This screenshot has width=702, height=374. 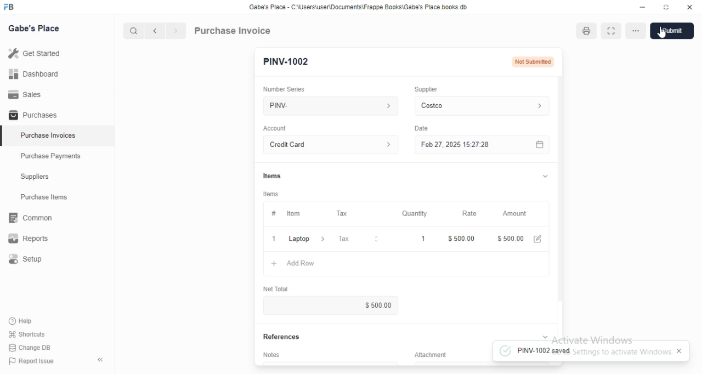 What do you see at coordinates (510, 239) in the screenshot?
I see `$ 500.00` at bounding box center [510, 239].